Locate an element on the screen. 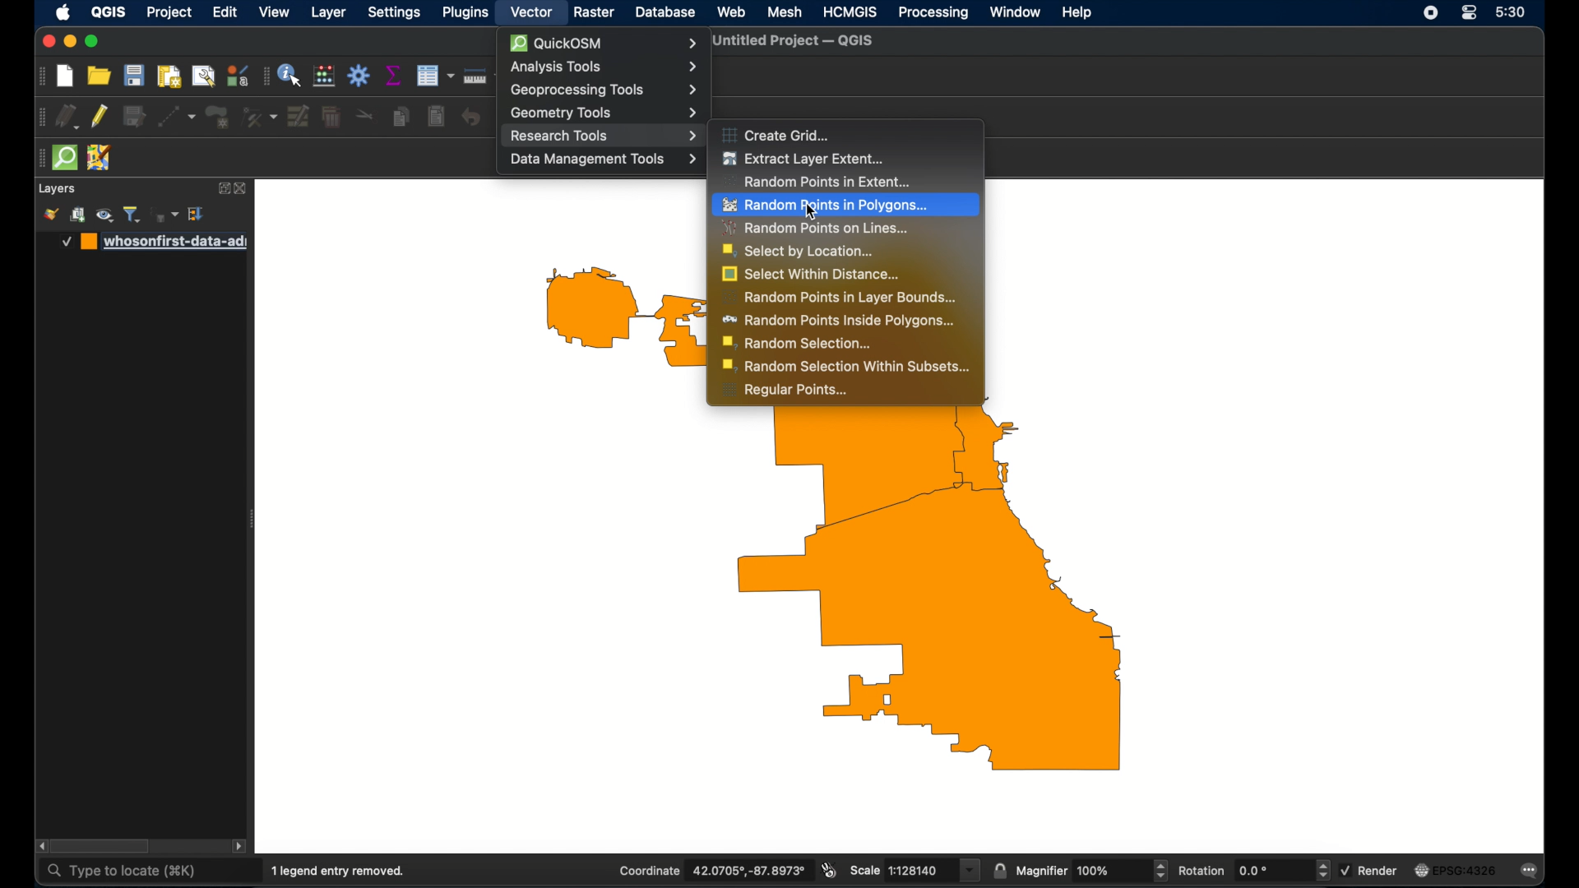 This screenshot has height=888, width=1579. paste features is located at coordinates (437, 117).